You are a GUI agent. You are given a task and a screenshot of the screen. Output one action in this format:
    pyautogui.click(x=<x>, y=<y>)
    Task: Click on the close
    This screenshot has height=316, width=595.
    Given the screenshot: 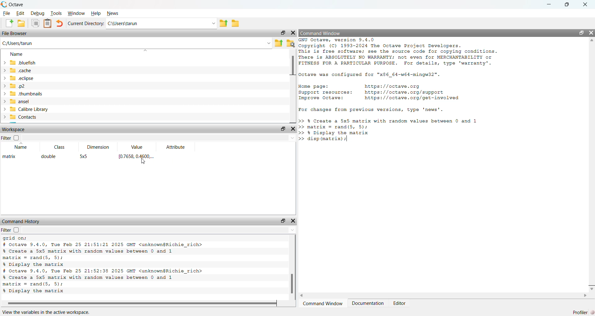 What is the action you would take?
    pyautogui.click(x=587, y=5)
    